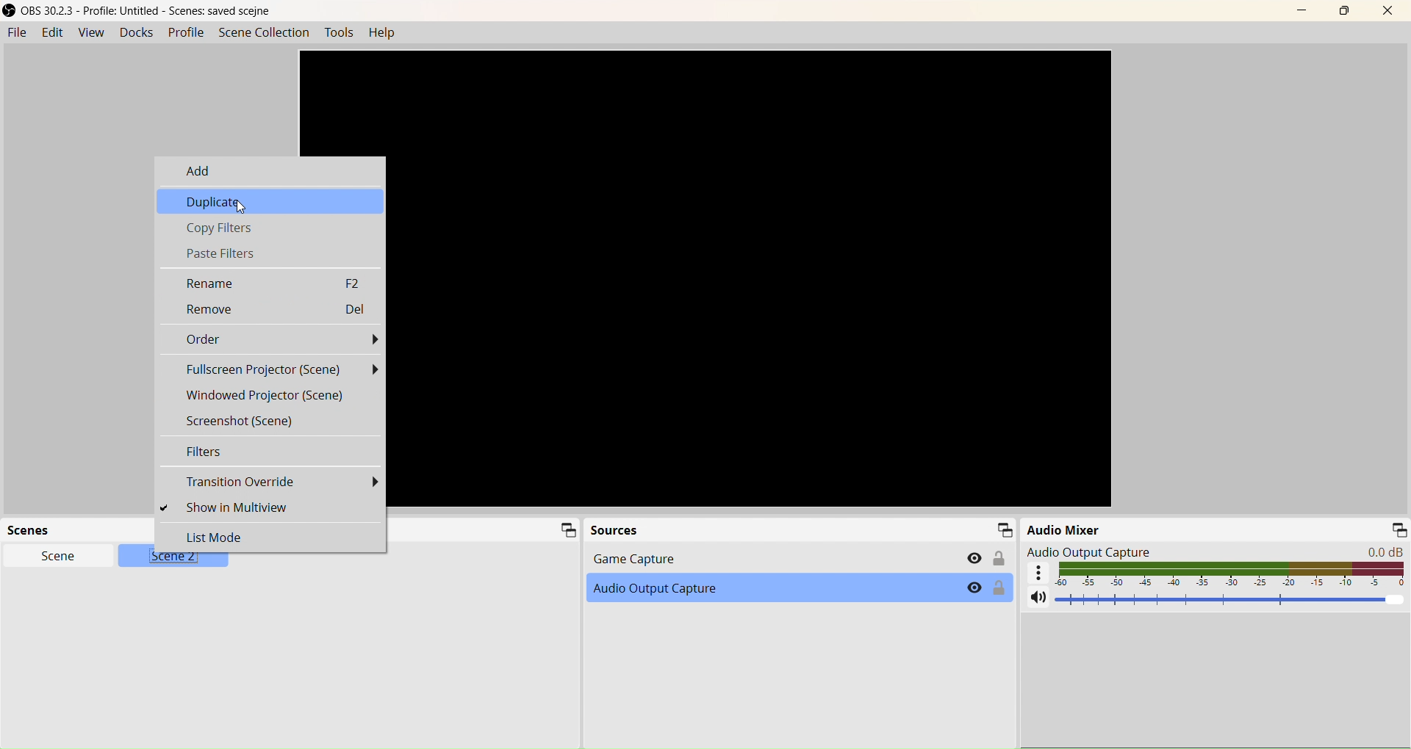 The width and height of the screenshot is (1411, 749). Describe the element at coordinates (1038, 596) in the screenshot. I see `Mute/ Unmute` at that location.